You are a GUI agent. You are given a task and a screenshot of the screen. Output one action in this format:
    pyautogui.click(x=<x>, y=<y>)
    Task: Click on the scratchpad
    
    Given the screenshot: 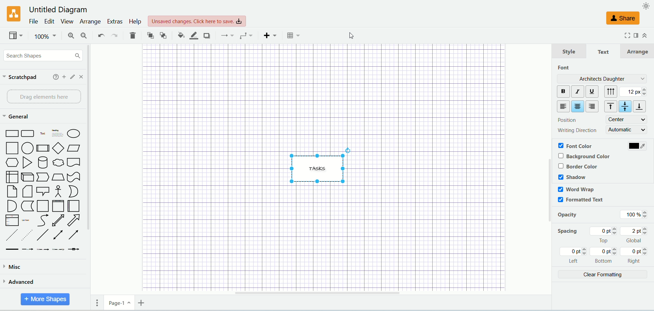 What is the action you would take?
    pyautogui.click(x=21, y=78)
    